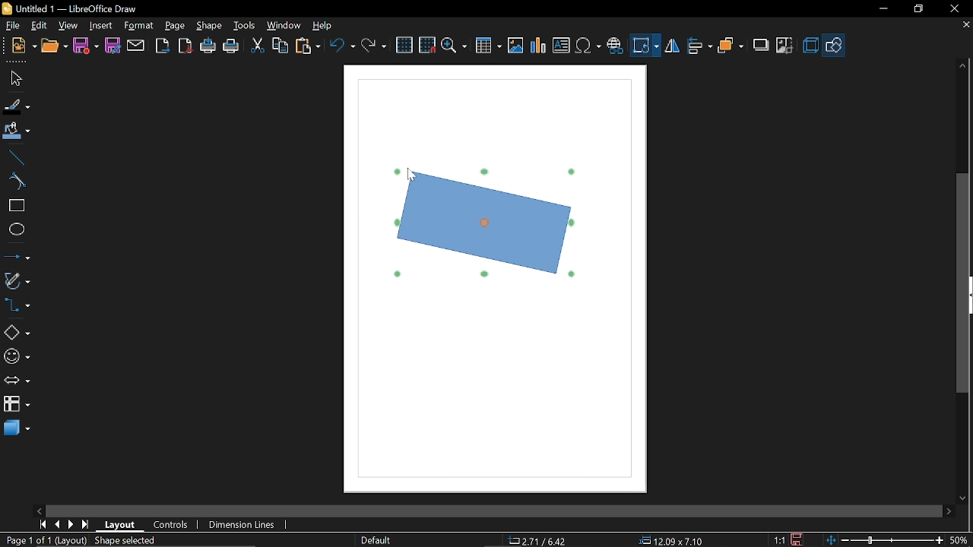 The image size is (973, 547). Describe the element at coordinates (85, 46) in the screenshot. I see `Save` at that location.